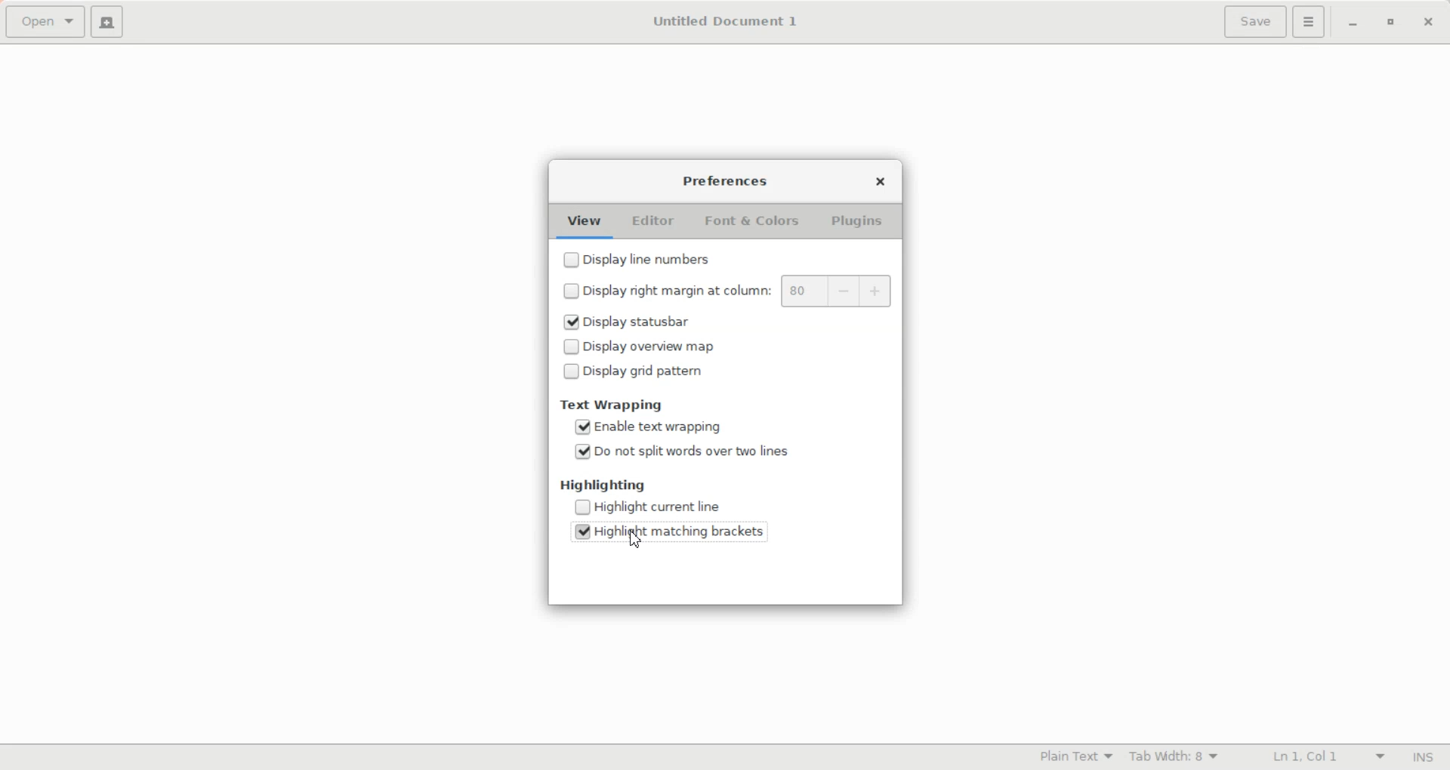 Image resolution: width=1450 pixels, height=770 pixels. Describe the element at coordinates (1428, 23) in the screenshot. I see `Close` at that location.